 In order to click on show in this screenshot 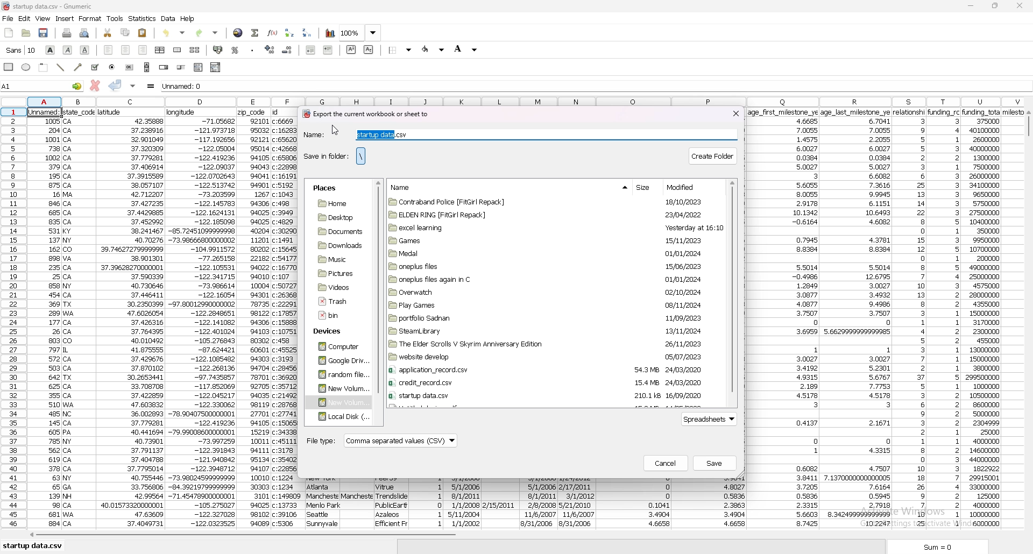, I will do `click(615, 188)`.